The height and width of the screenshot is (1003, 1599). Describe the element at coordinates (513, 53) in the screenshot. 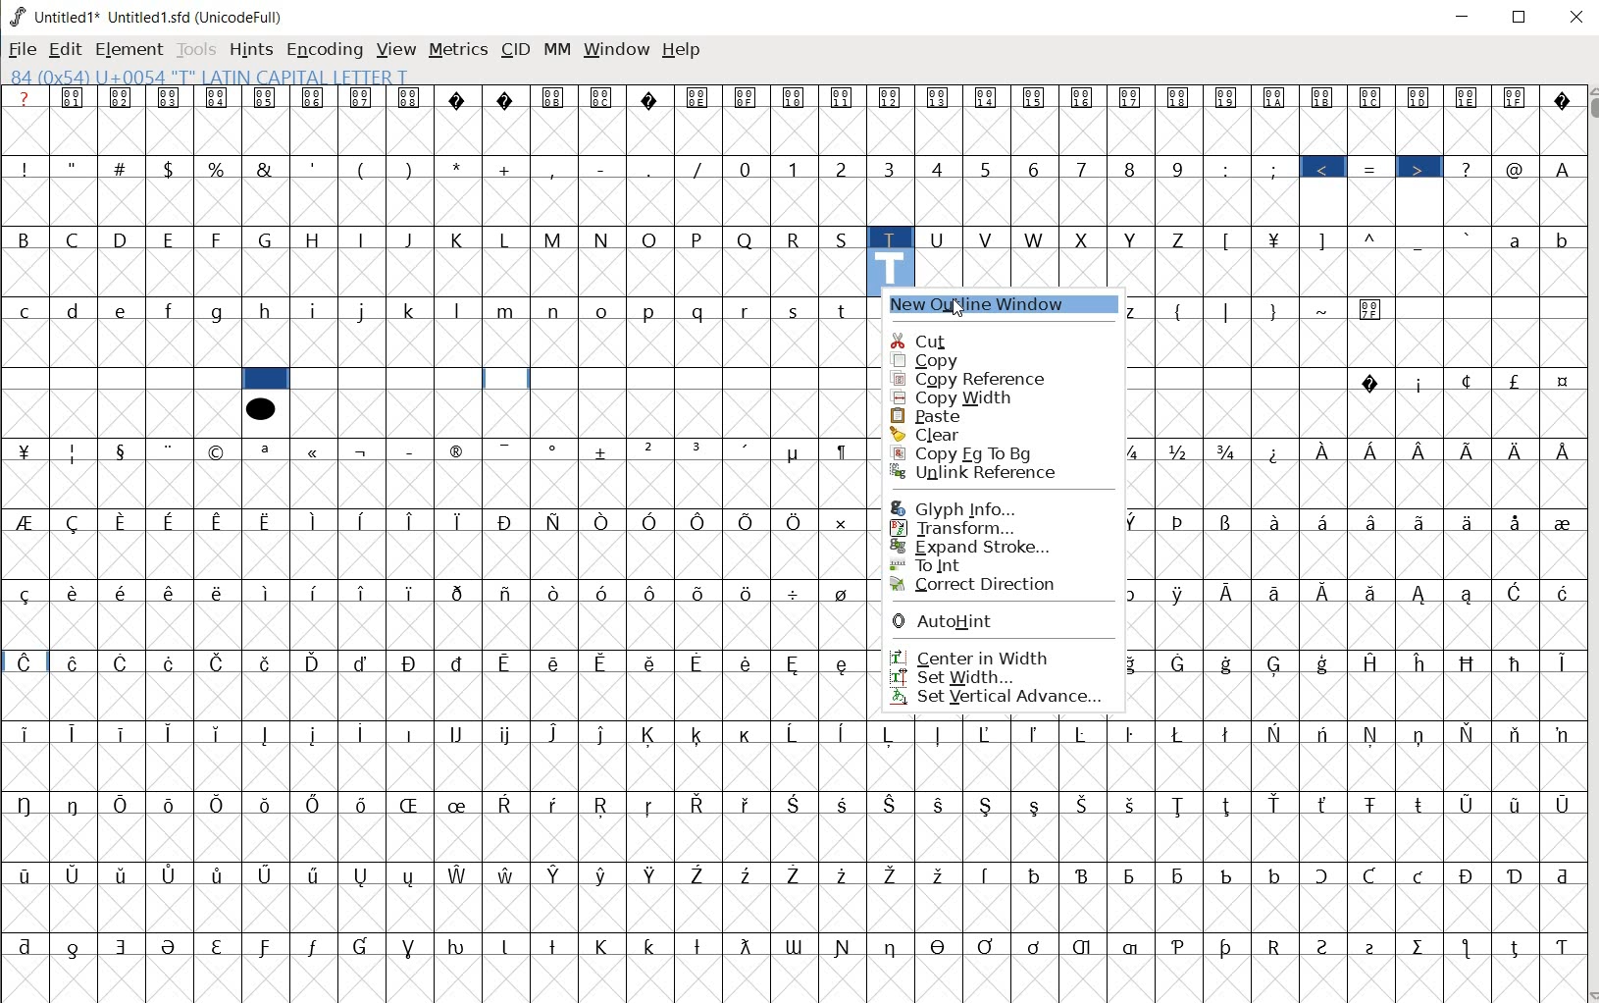

I see `cid` at that location.